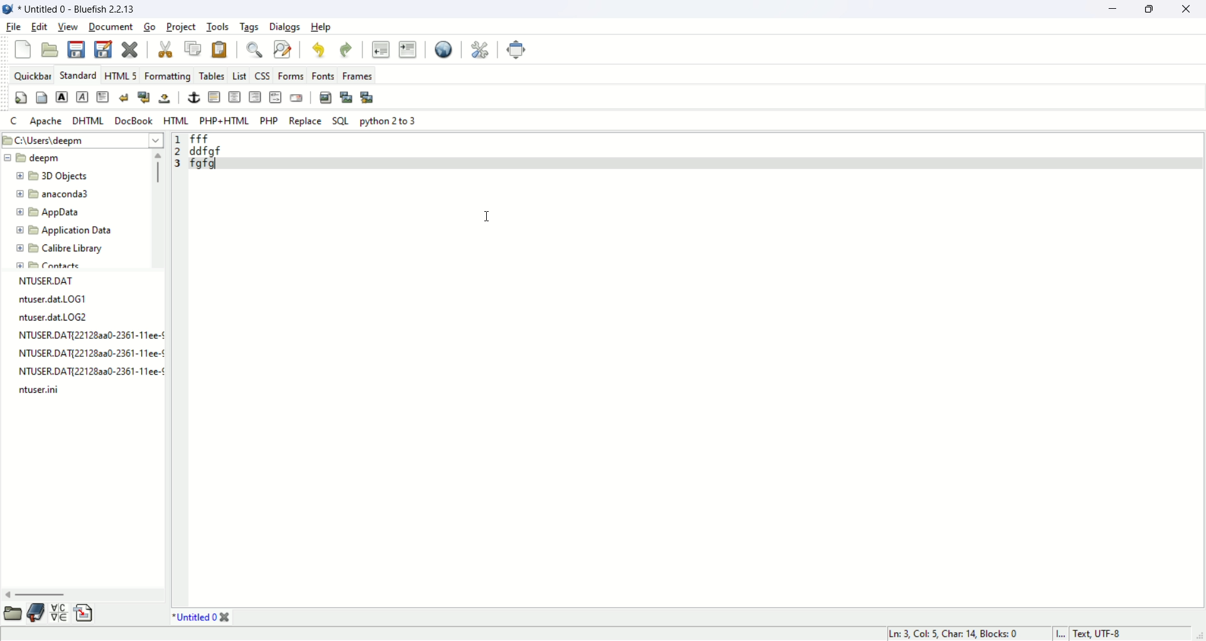 The image size is (1206, 641). What do you see at coordinates (269, 120) in the screenshot?
I see `PHP` at bounding box center [269, 120].